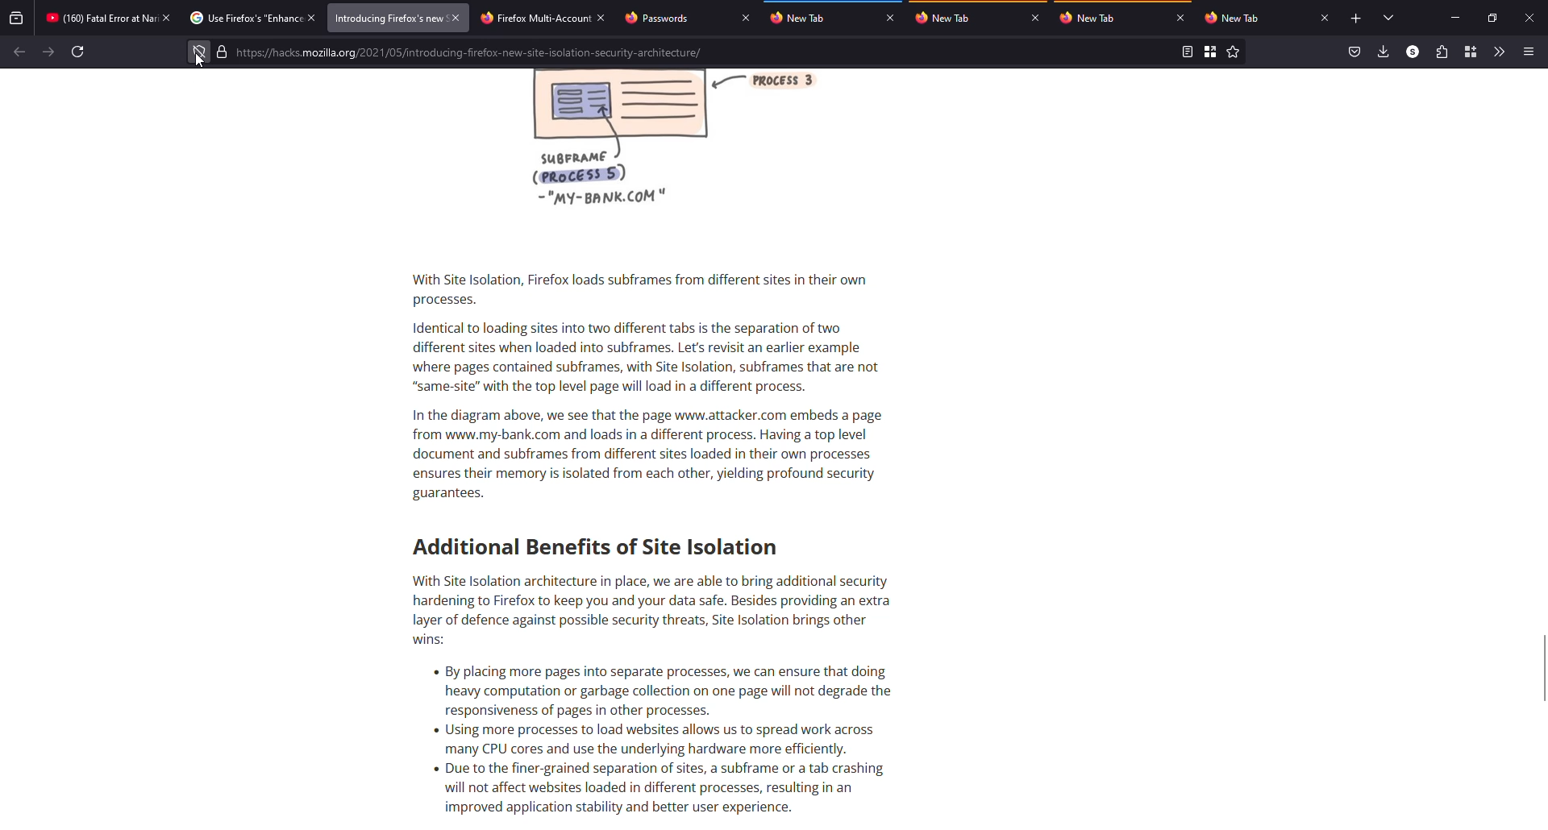 This screenshot has width=1548, height=830. What do you see at coordinates (1529, 17) in the screenshot?
I see `close` at bounding box center [1529, 17].